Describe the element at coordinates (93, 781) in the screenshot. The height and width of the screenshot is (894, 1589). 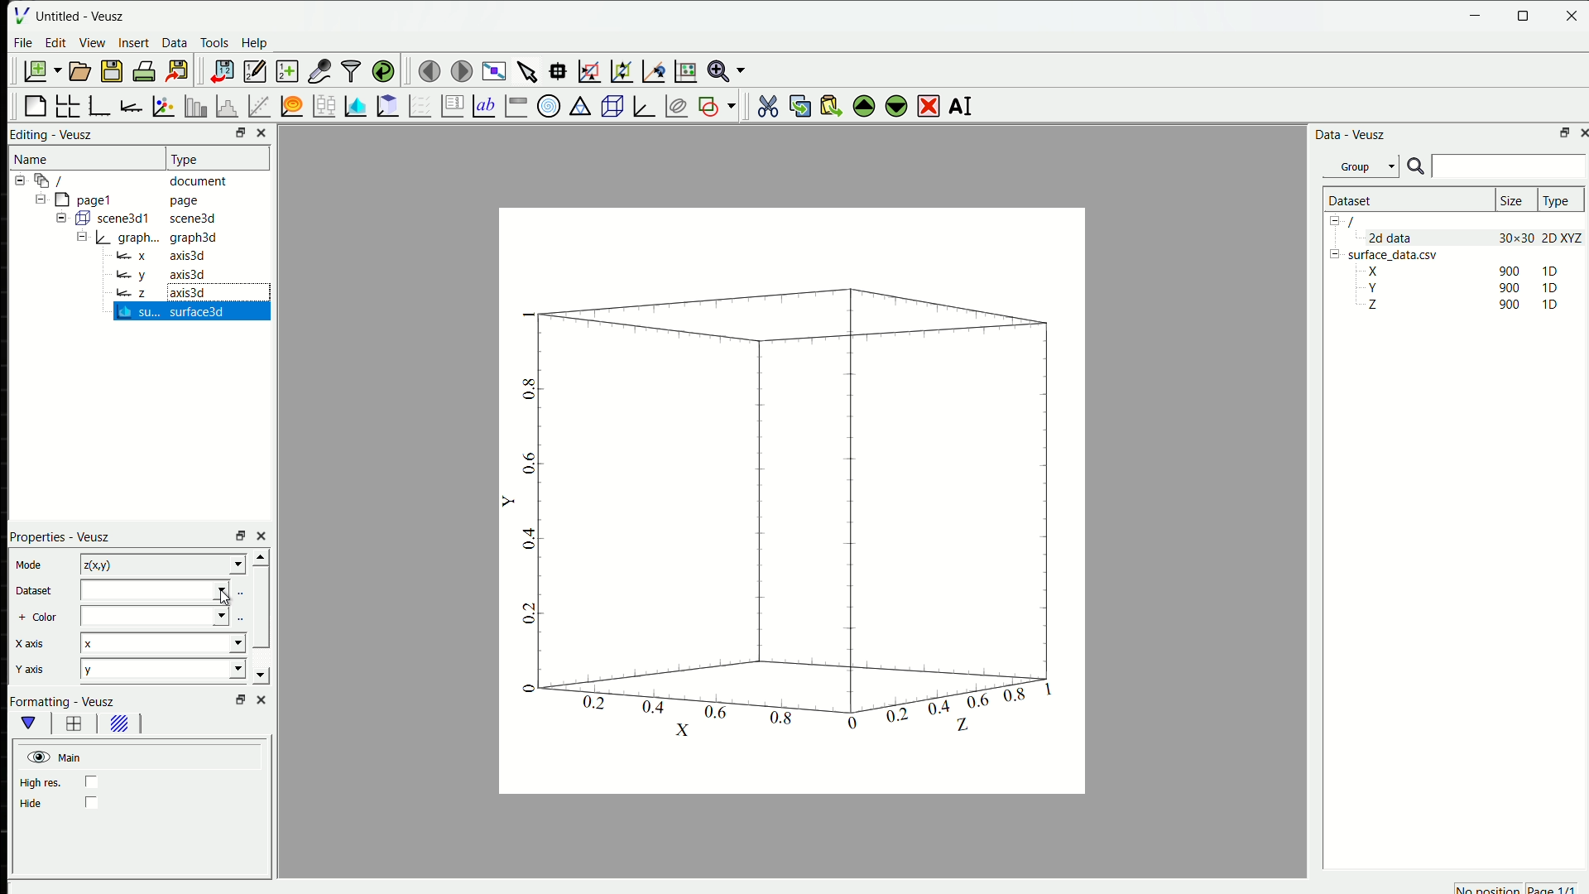
I see `checkbox` at that location.